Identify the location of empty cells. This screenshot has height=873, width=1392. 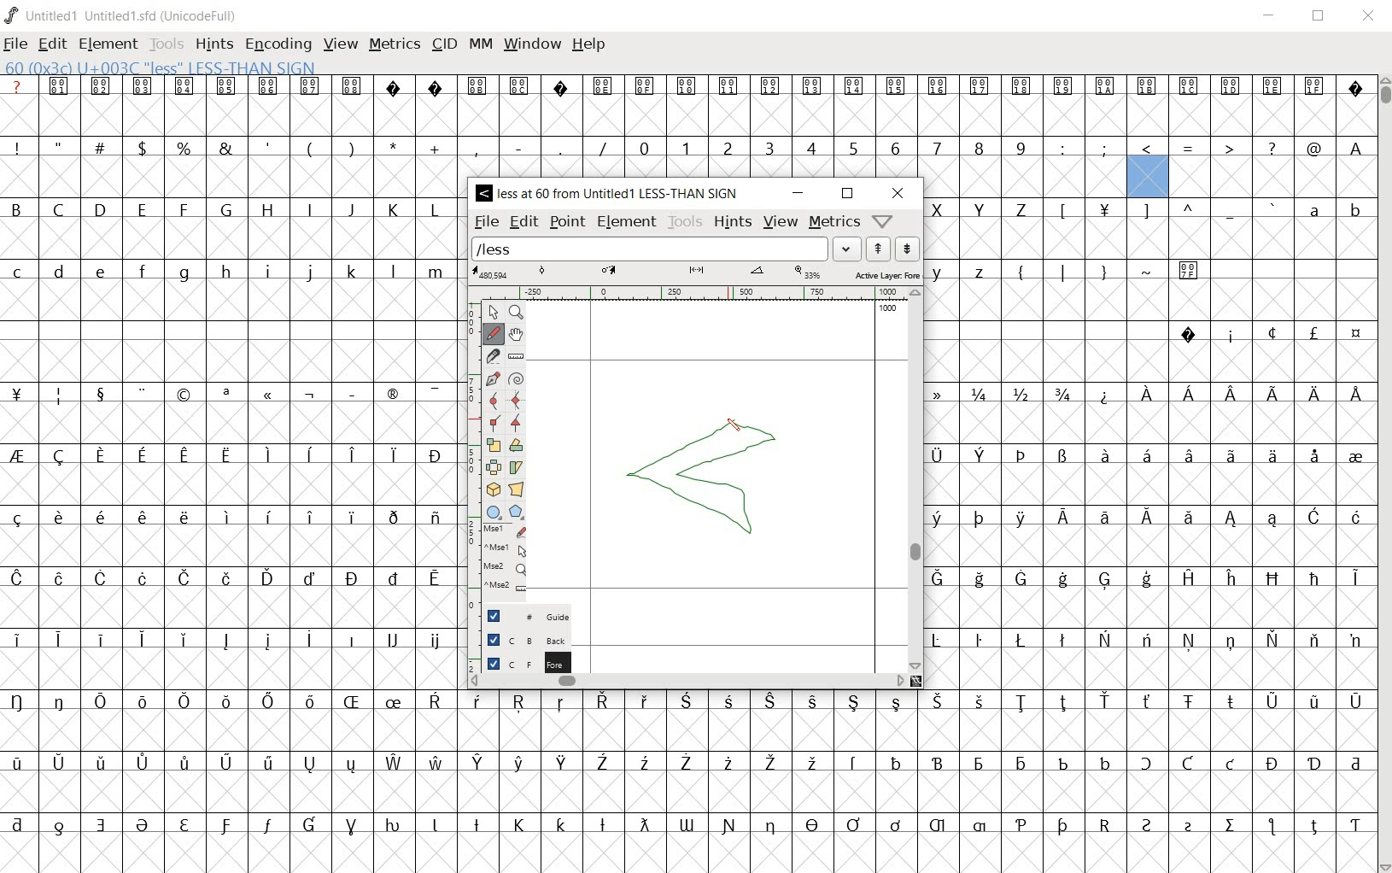
(225, 546).